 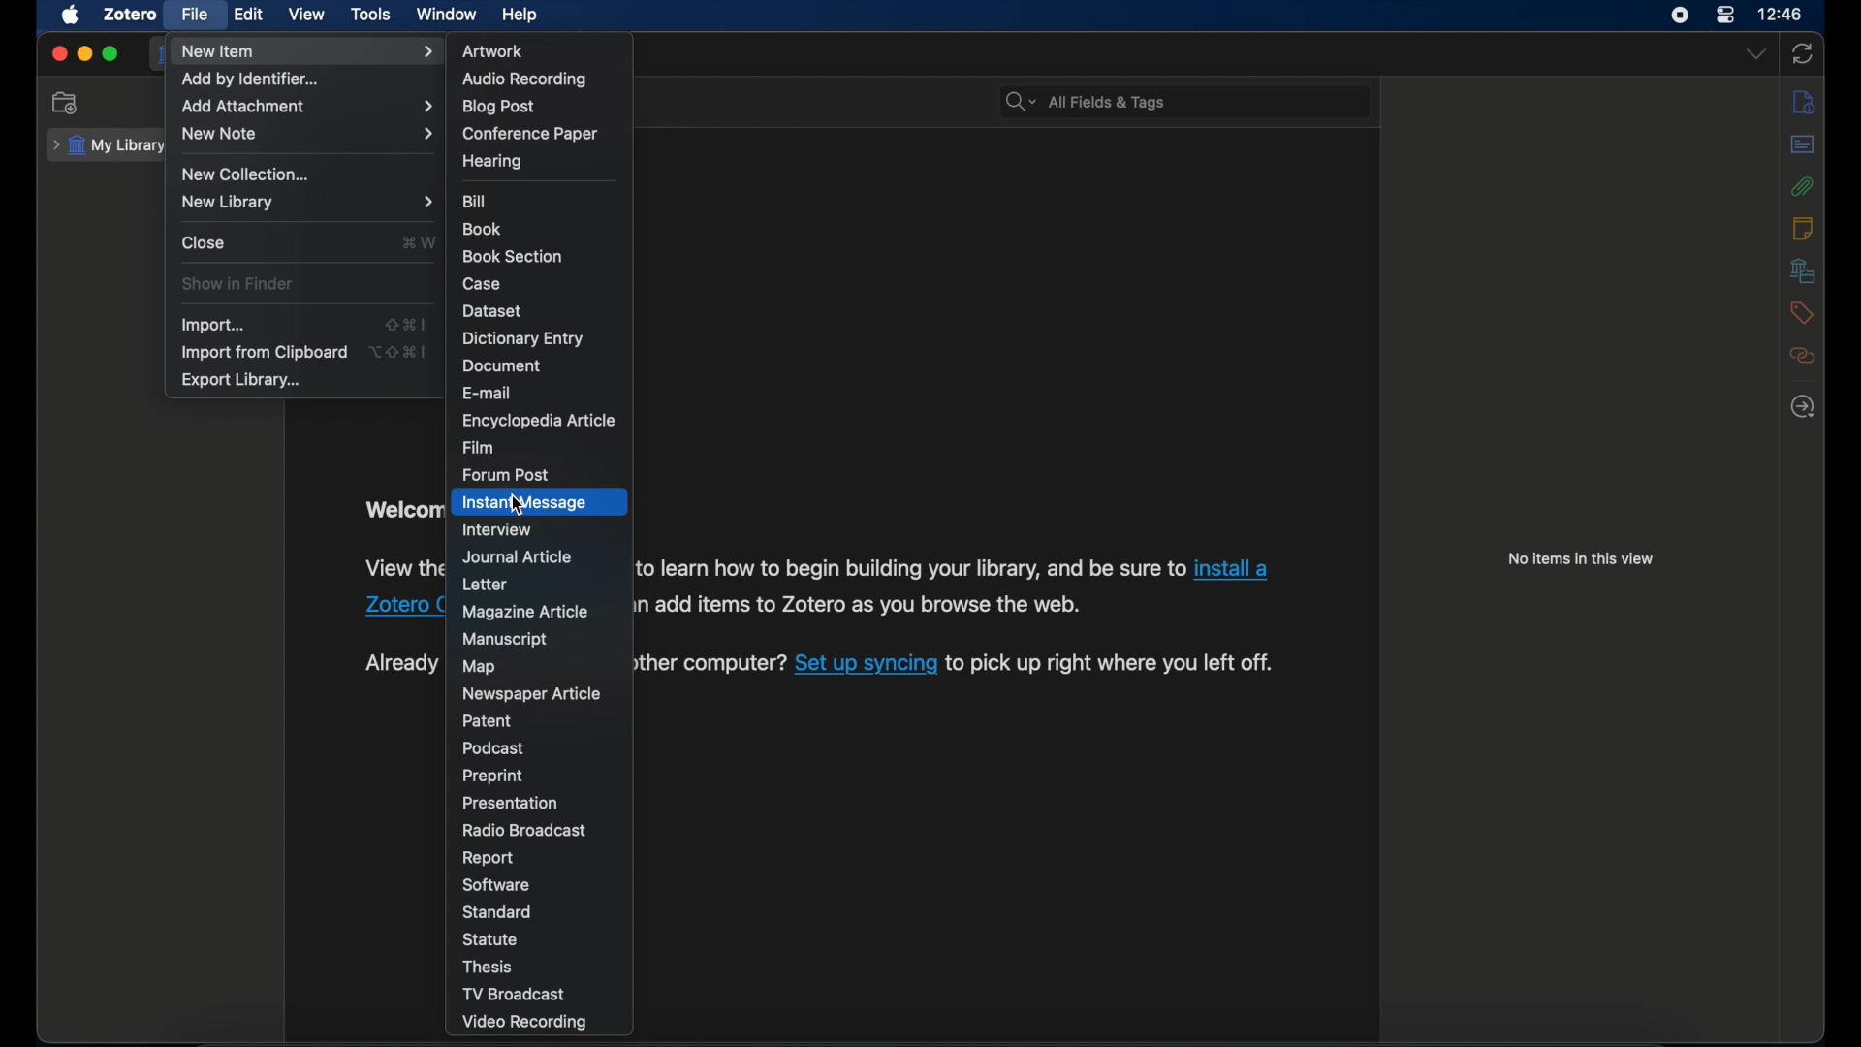 What do you see at coordinates (1804, 145) in the screenshot?
I see `abstract` at bounding box center [1804, 145].